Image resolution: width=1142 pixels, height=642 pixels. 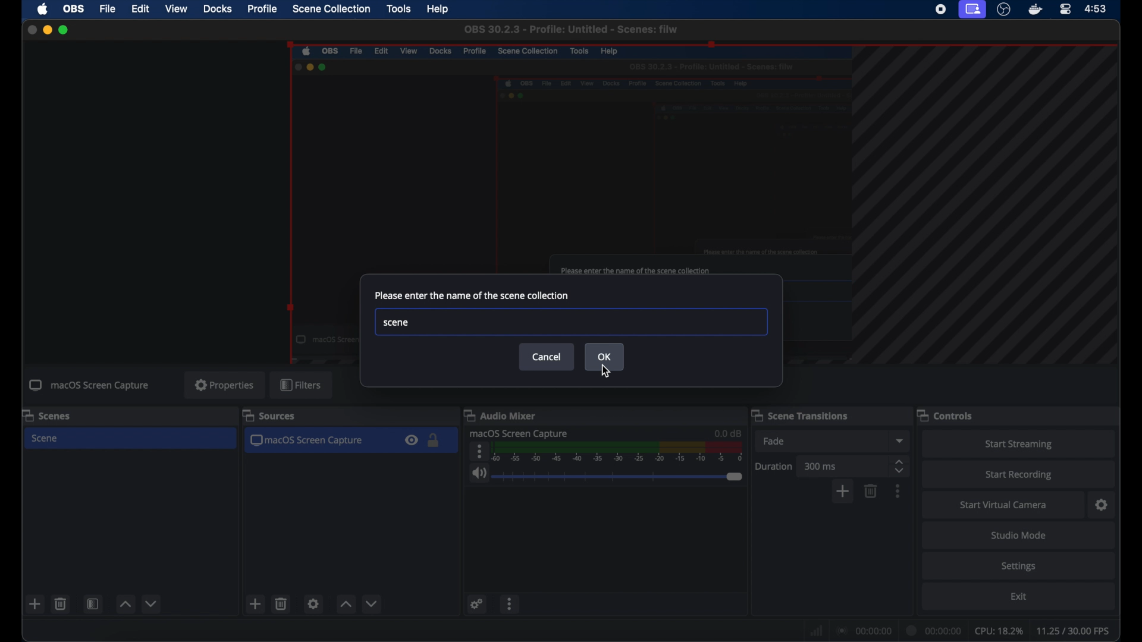 What do you see at coordinates (570, 29) in the screenshot?
I see `OBS 30.2.3 - Profile: Untitled -Scenes : filw` at bounding box center [570, 29].